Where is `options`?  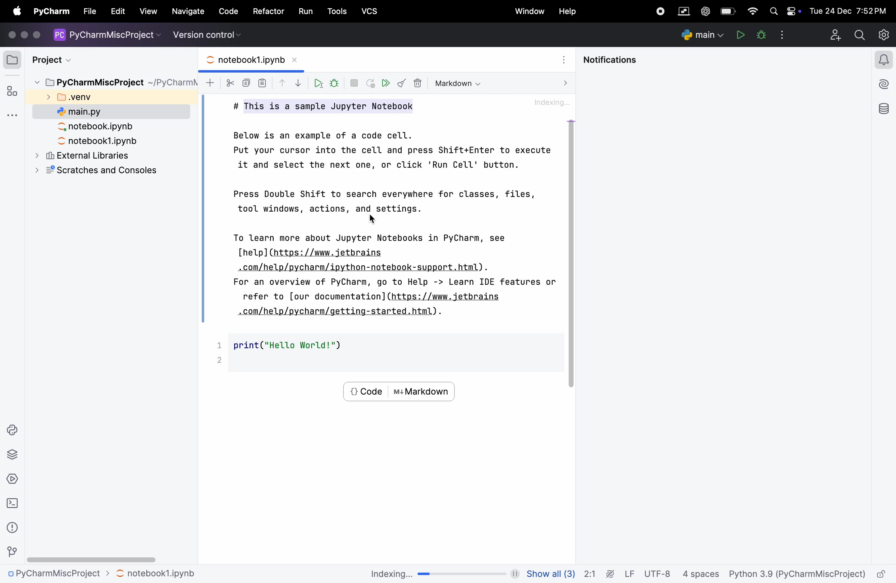 options is located at coordinates (564, 60).